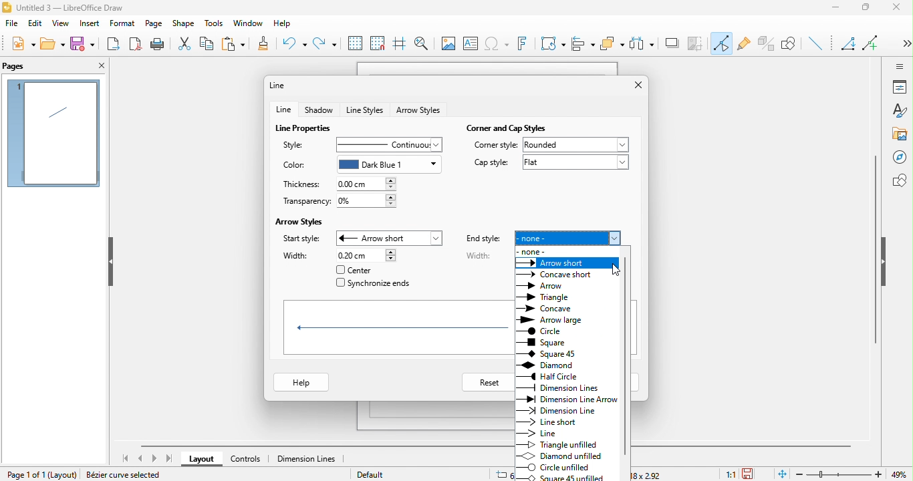 Image resolution: width=913 pixels, height=481 pixels. I want to click on arrow styles, so click(302, 220).